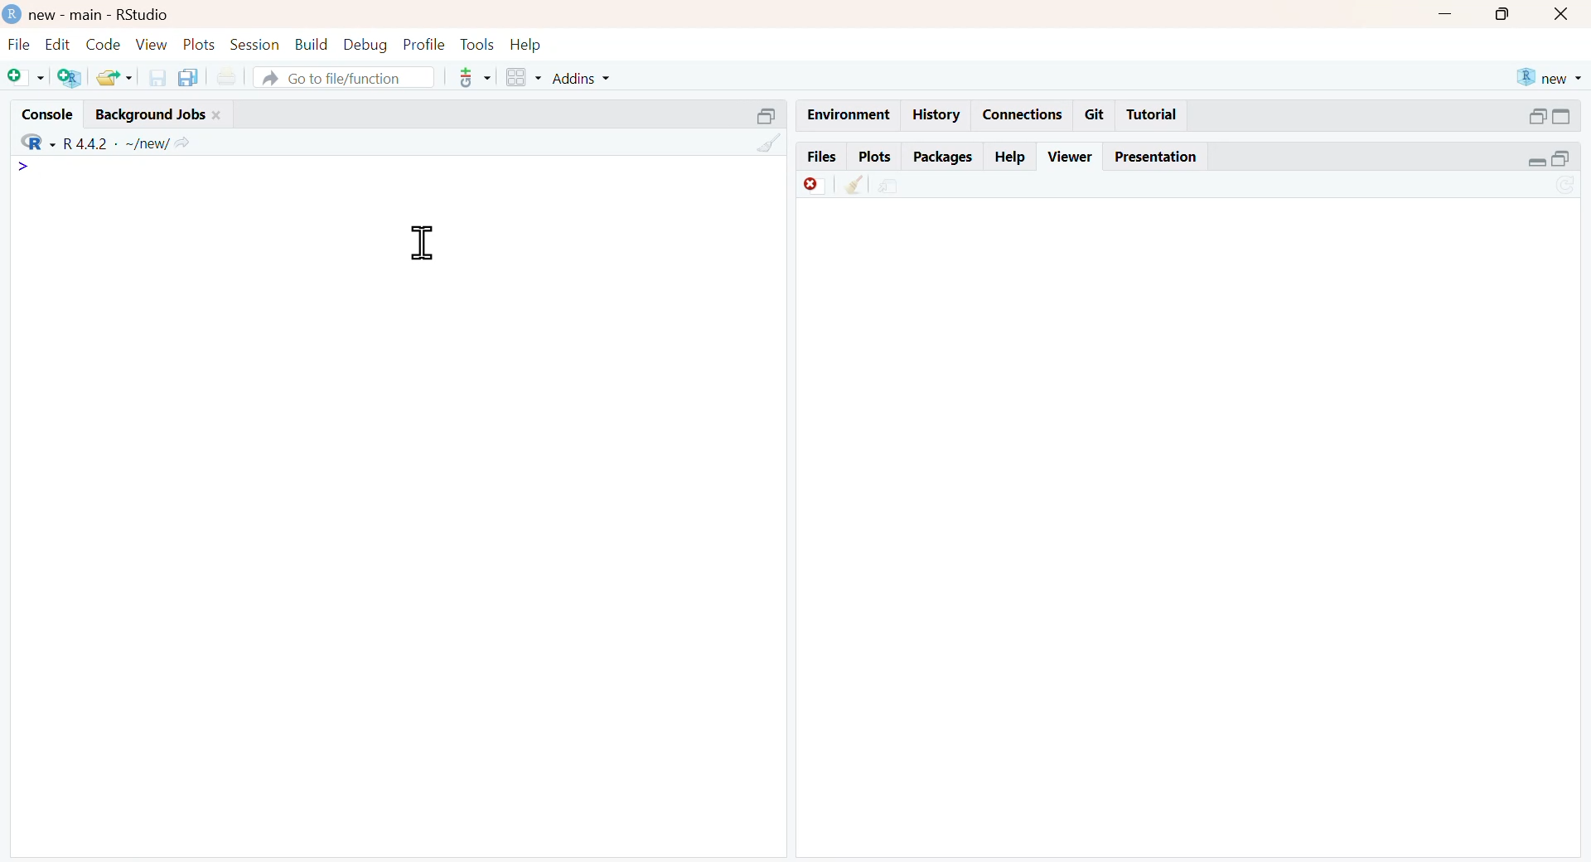  Describe the element at coordinates (759, 144) in the screenshot. I see `clear console` at that location.